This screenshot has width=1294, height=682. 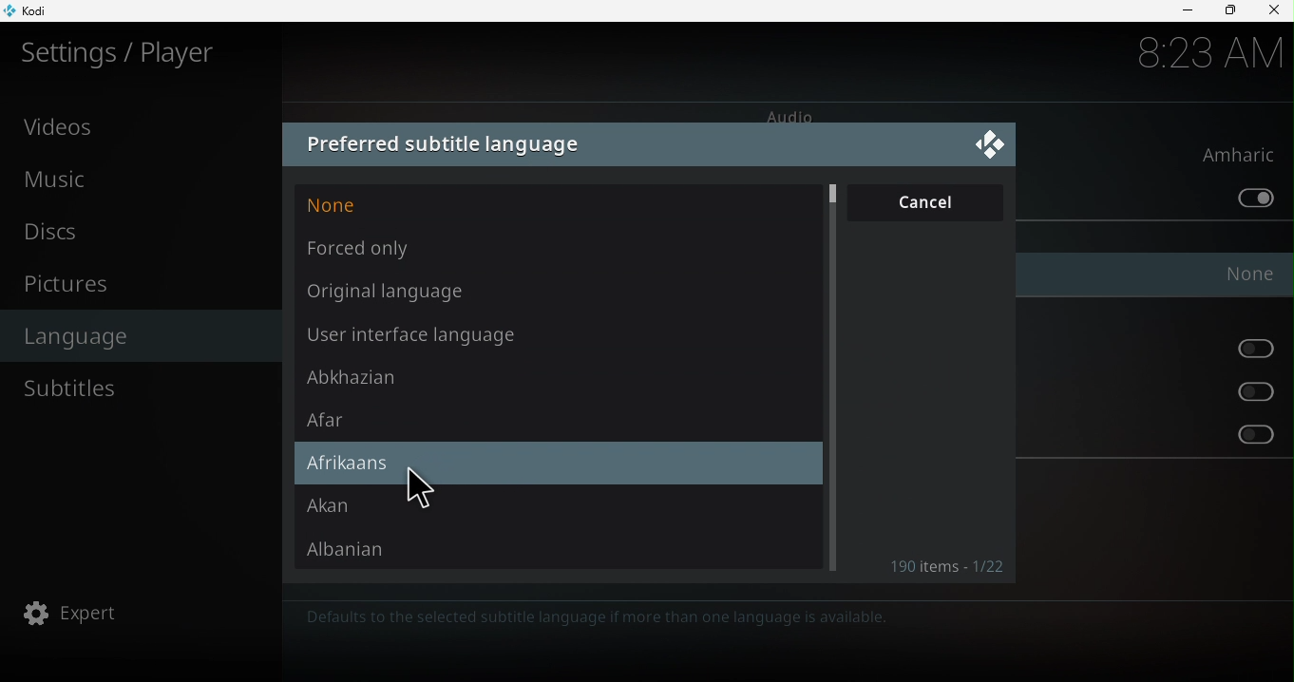 What do you see at coordinates (1239, 435) in the screenshot?
I see `Prefer subtitles for the hearing impaired` at bounding box center [1239, 435].